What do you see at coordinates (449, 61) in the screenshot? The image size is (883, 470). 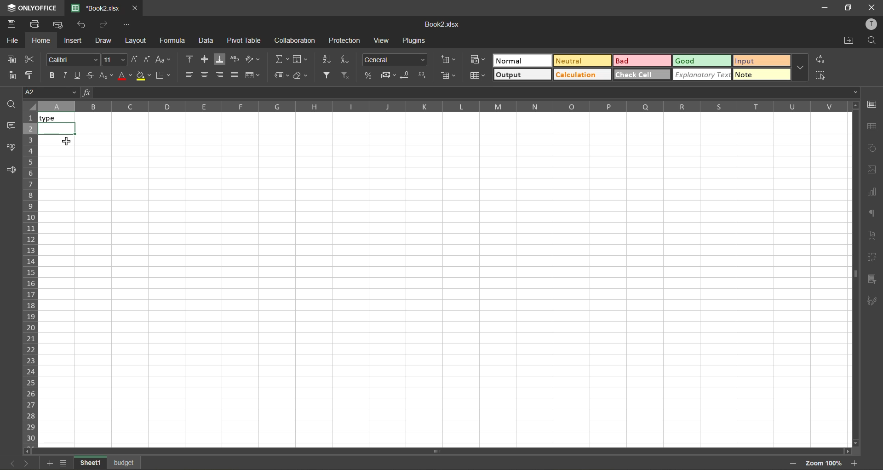 I see `insert cells ` at bounding box center [449, 61].